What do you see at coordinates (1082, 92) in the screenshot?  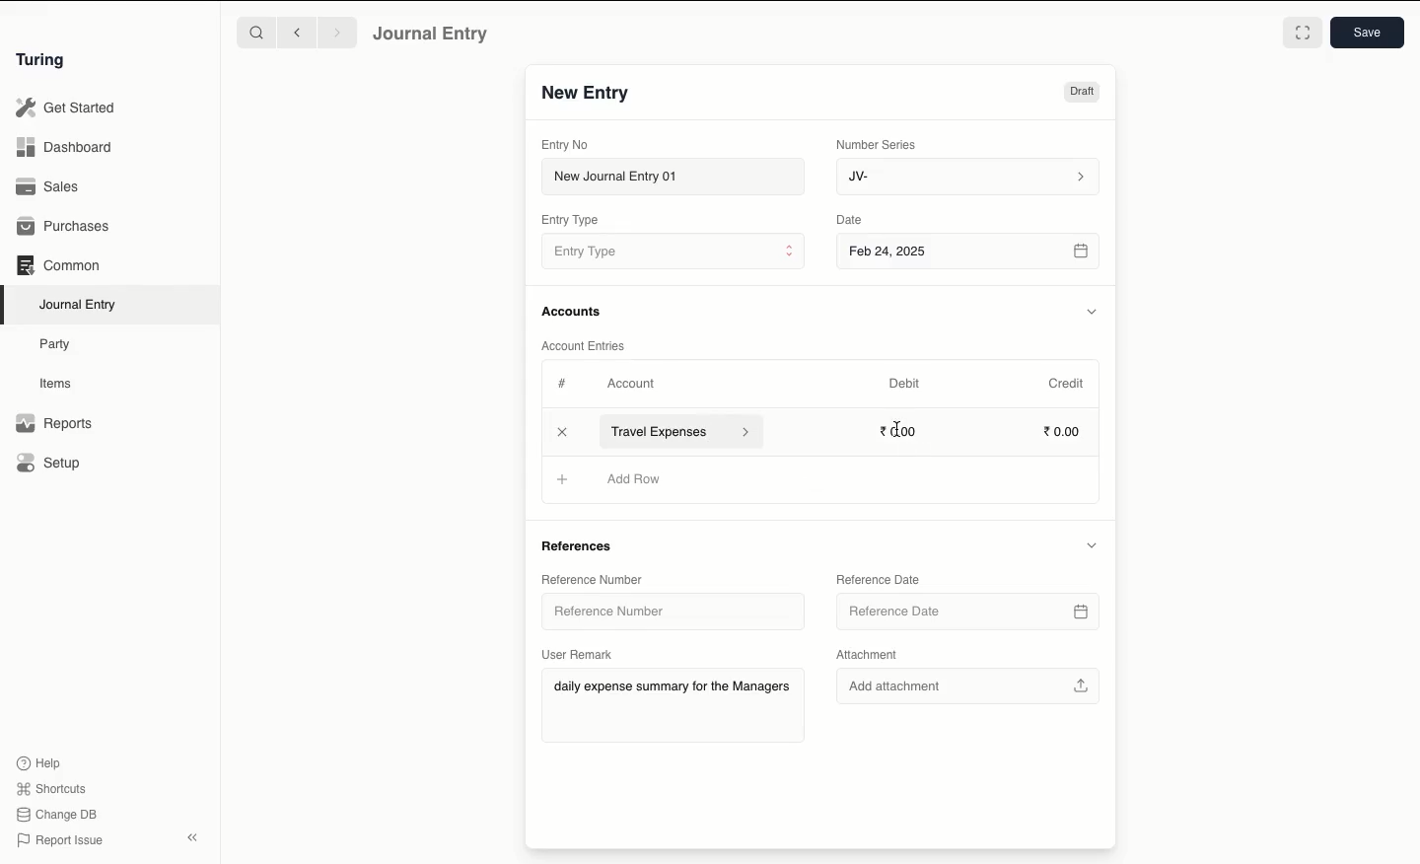 I see `Draft` at bounding box center [1082, 92].